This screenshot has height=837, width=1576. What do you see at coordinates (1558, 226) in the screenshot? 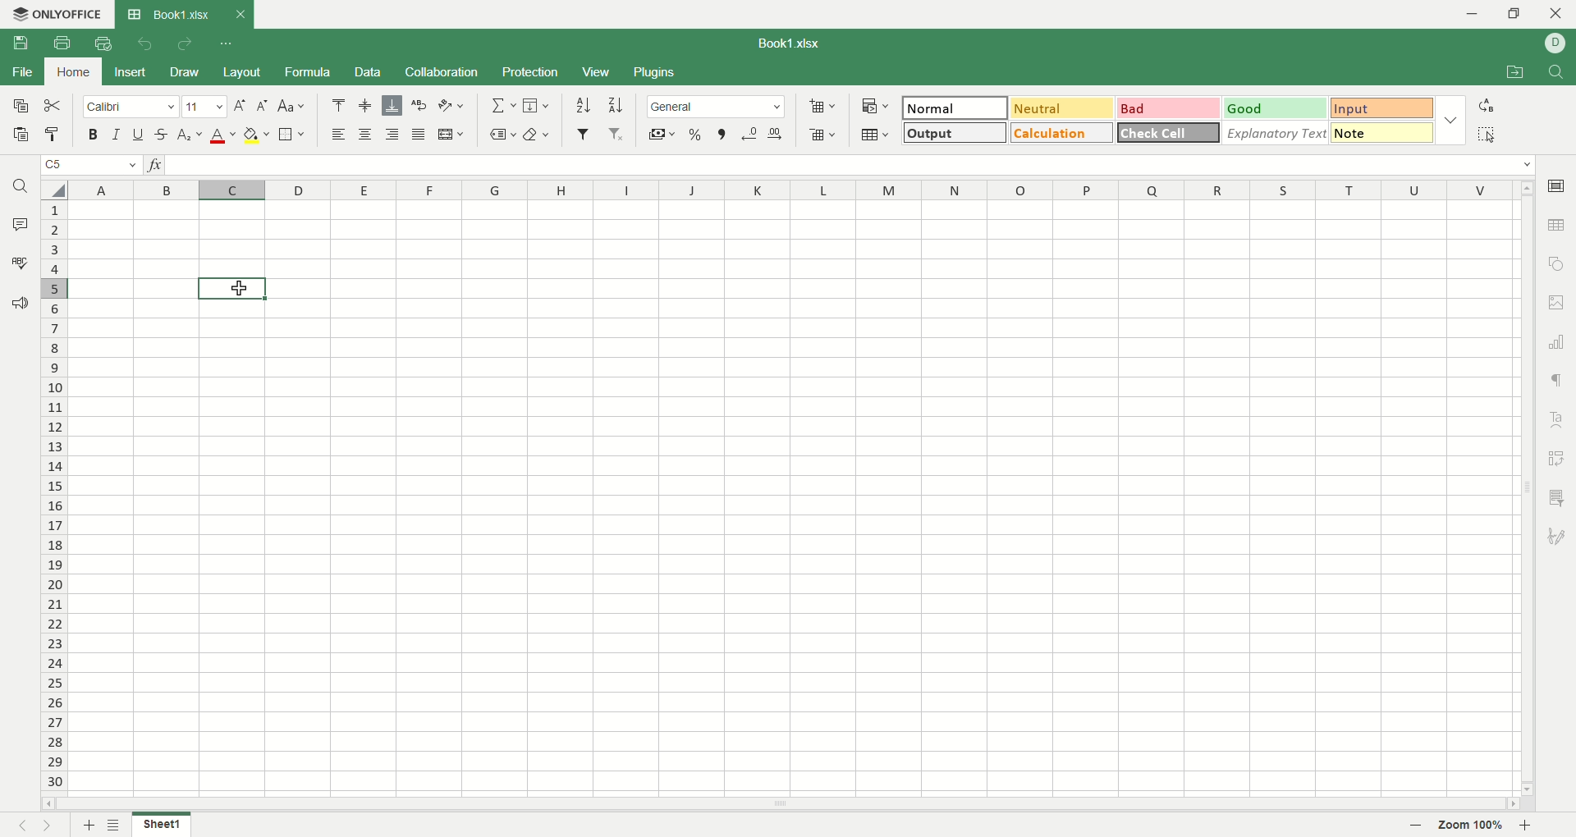
I see `table settings` at bounding box center [1558, 226].